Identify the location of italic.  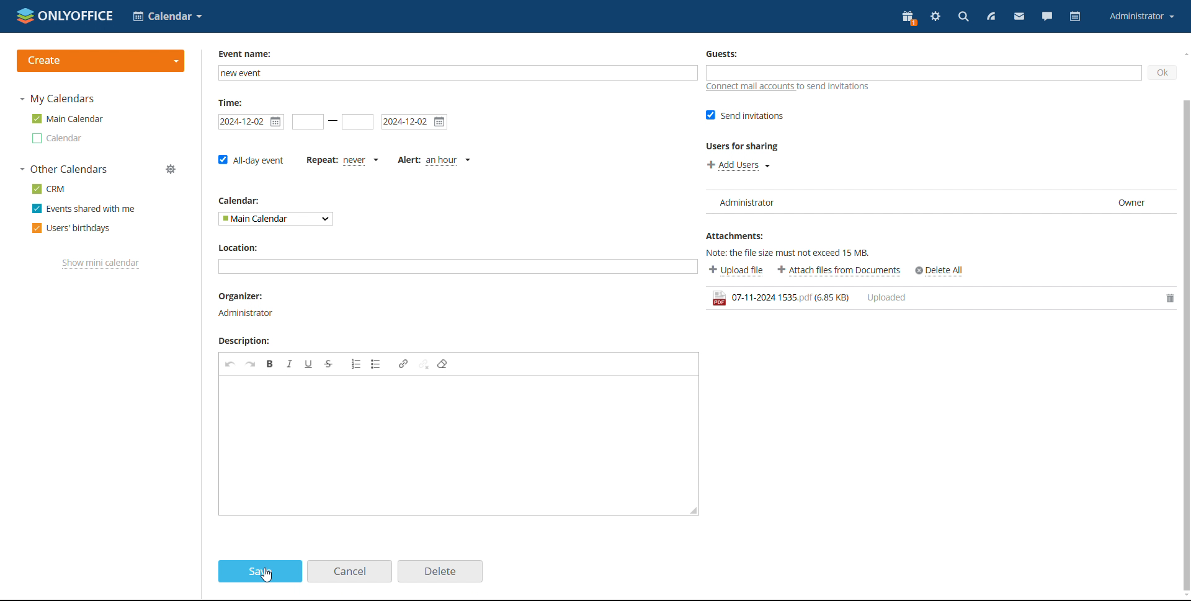
(291, 364).